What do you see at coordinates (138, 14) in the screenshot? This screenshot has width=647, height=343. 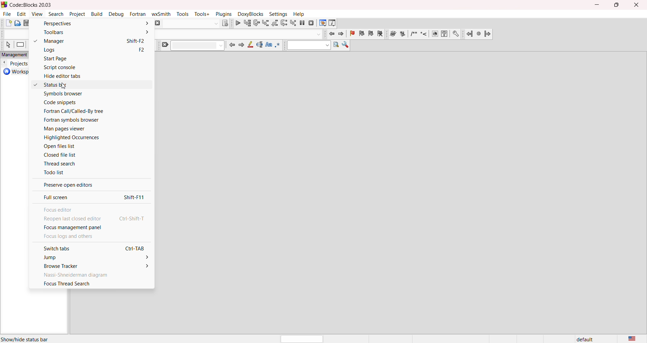 I see `fortran` at bounding box center [138, 14].